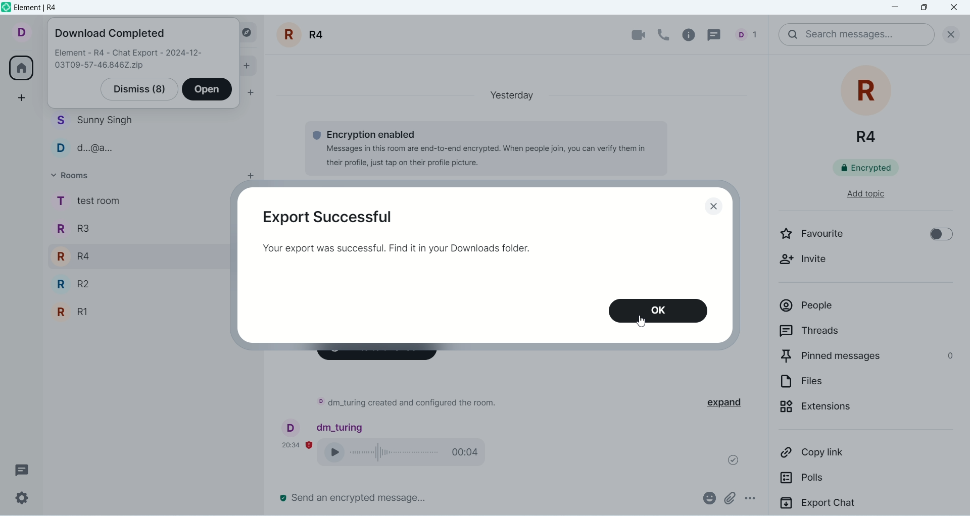  Describe the element at coordinates (964, 285) in the screenshot. I see `vertical scroll bar` at that location.